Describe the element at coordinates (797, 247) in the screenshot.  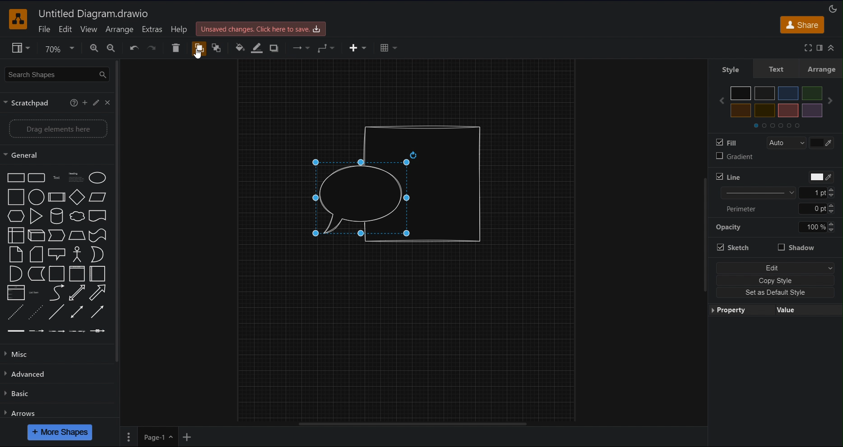
I see `Shadow` at that location.